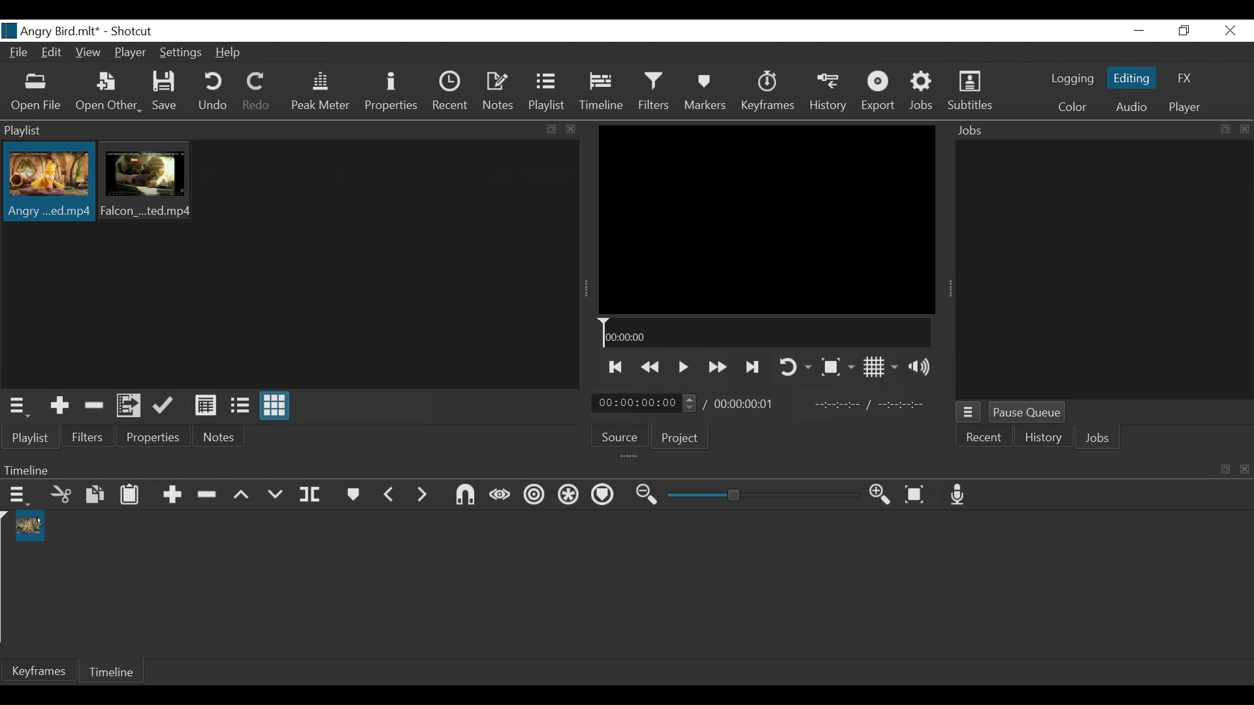 Image resolution: width=1254 pixels, height=705 pixels. I want to click on Paste, so click(132, 496).